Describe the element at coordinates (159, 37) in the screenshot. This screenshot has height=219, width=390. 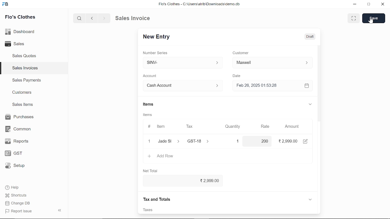
I see `New Entry` at that location.